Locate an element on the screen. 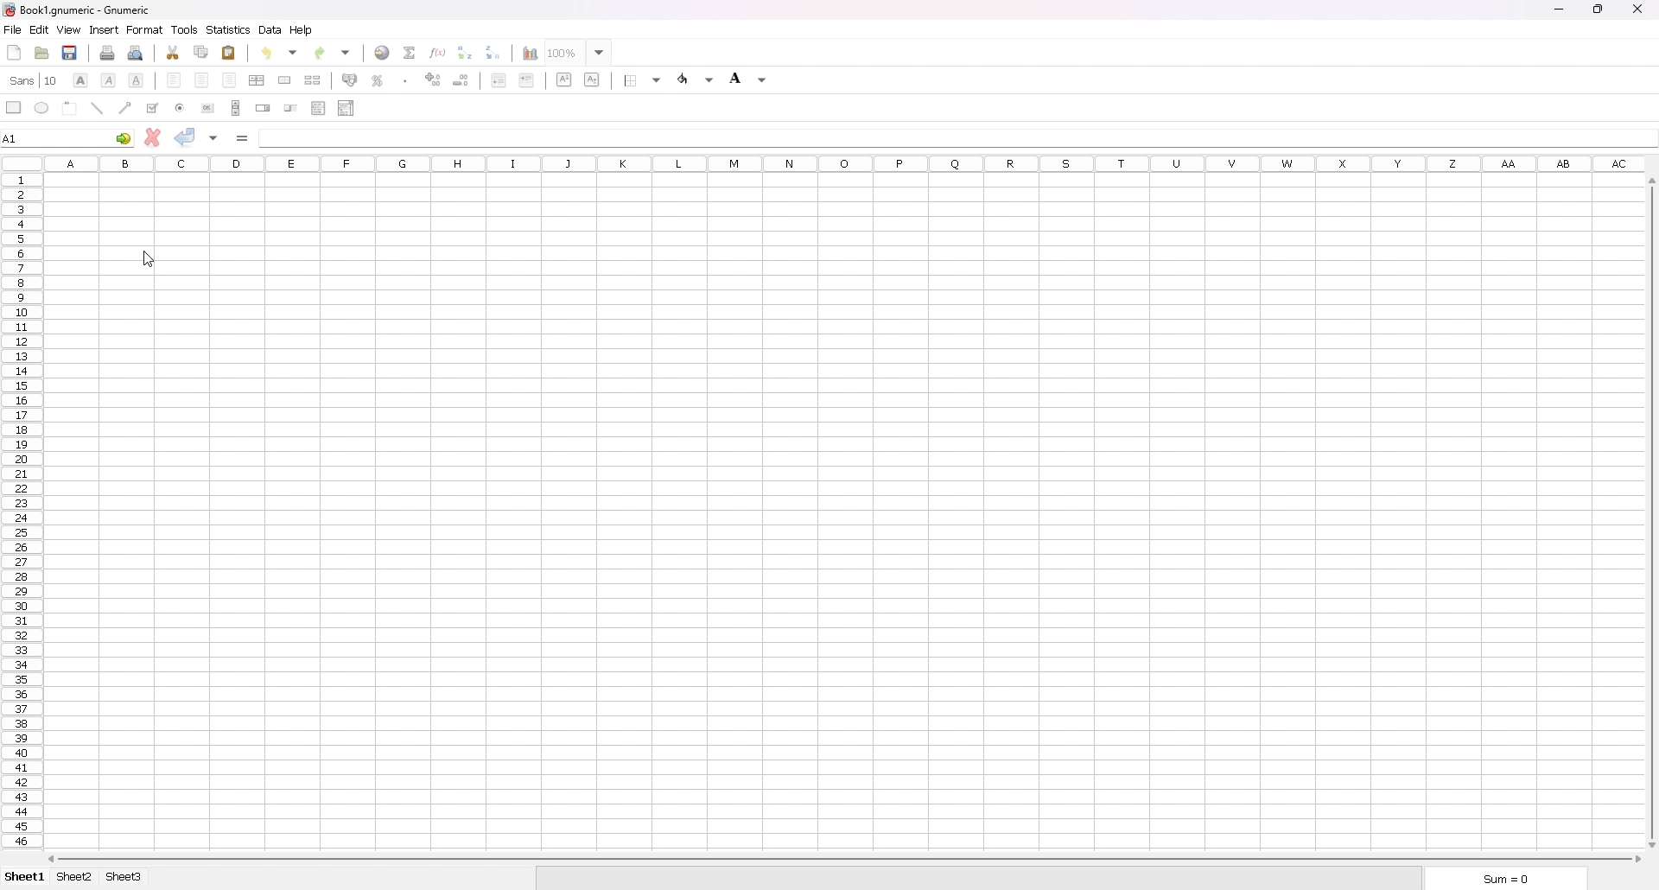 Image resolution: width=1659 pixels, height=890 pixels. selected cell is located at coordinates (67, 138).